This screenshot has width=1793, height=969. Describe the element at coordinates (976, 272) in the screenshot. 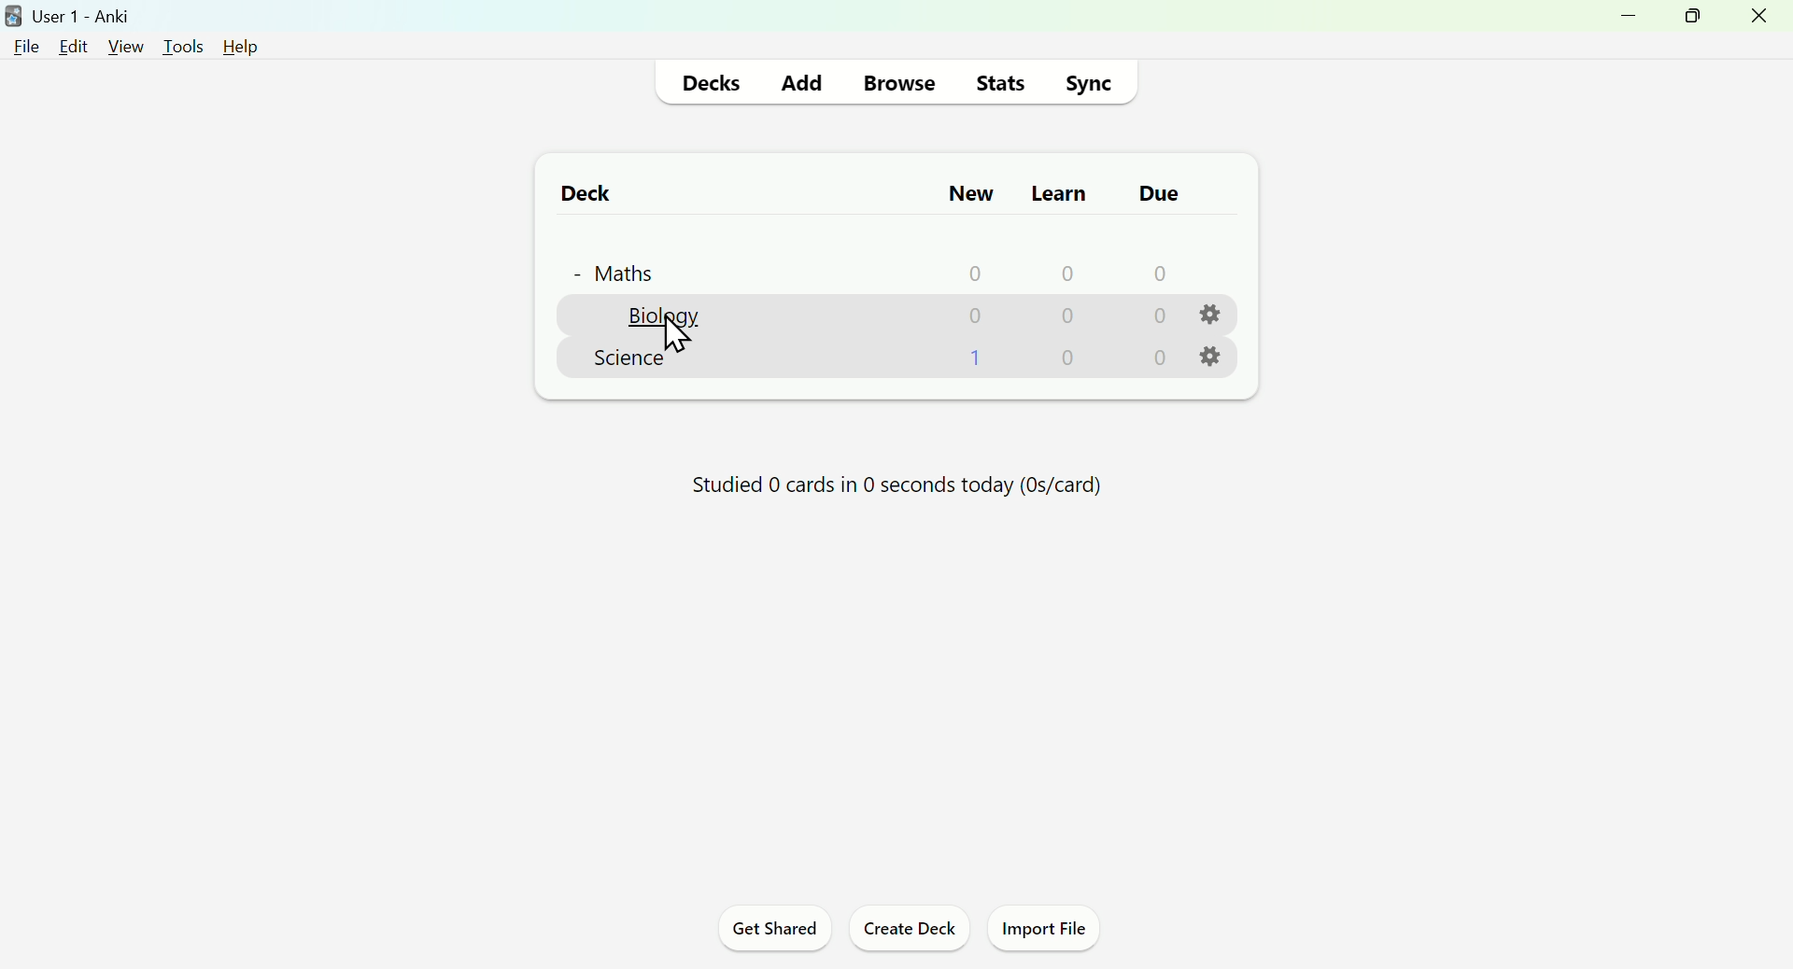

I see `0` at that location.